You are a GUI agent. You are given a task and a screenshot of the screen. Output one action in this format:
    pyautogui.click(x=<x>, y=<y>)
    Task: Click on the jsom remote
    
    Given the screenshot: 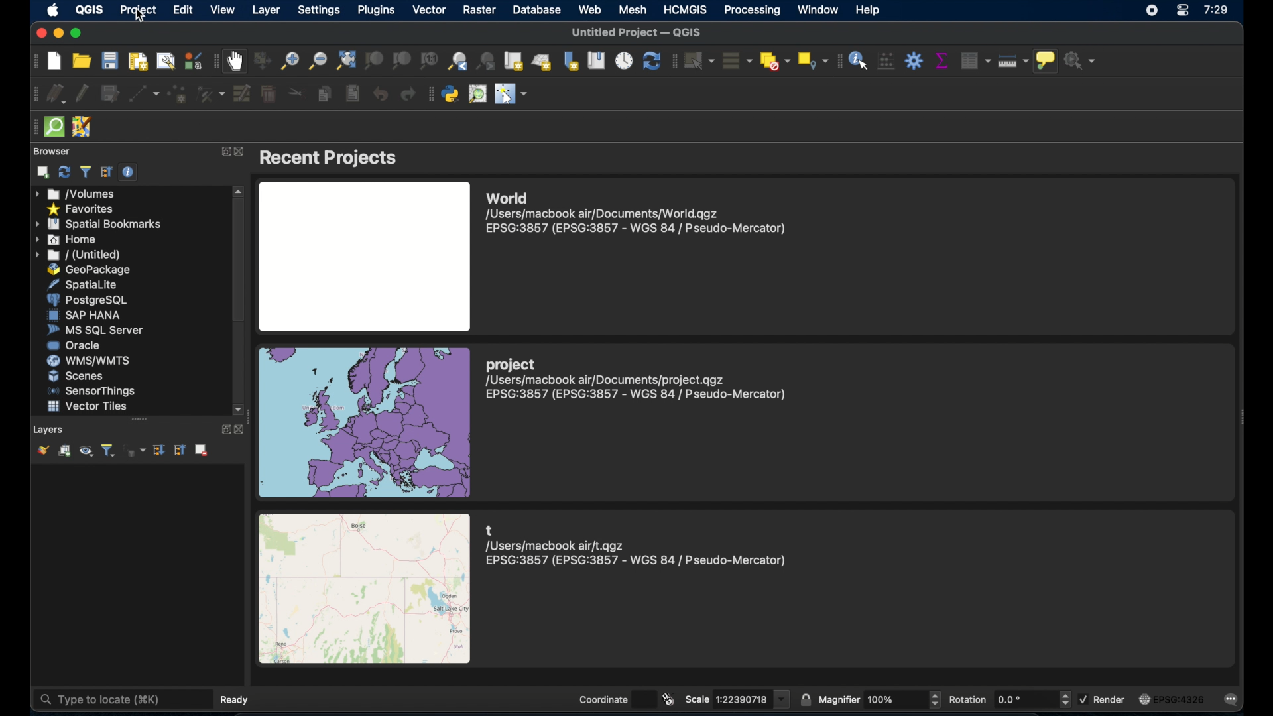 What is the action you would take?
    pyautogui.click(x=81, y=127)
    